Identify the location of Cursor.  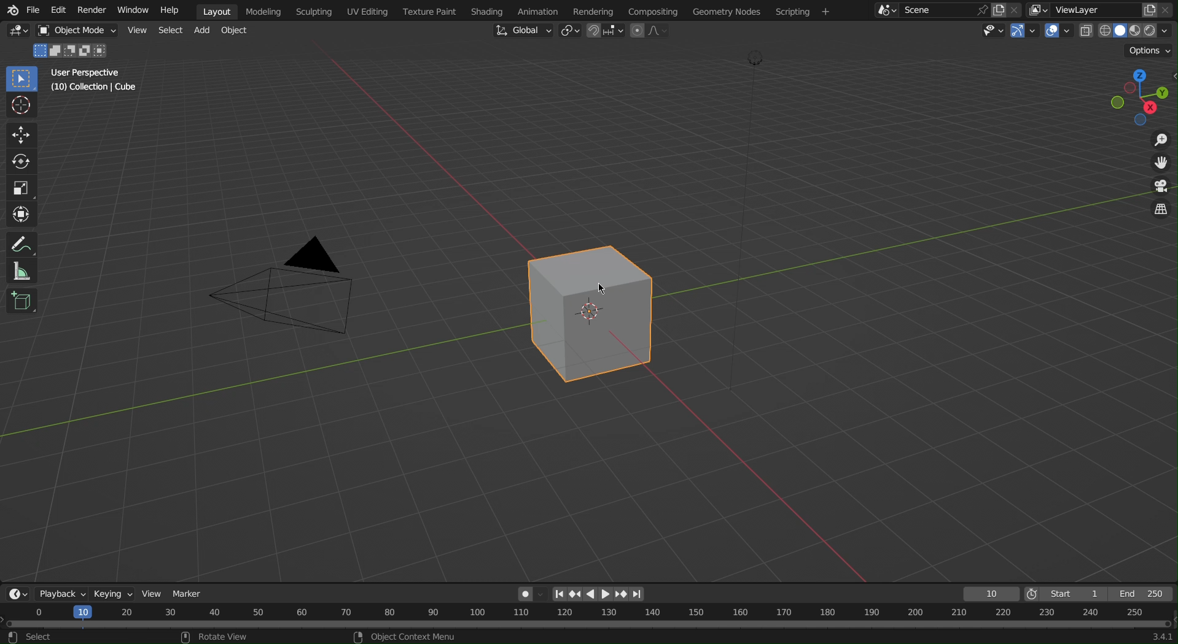
(605, 286).